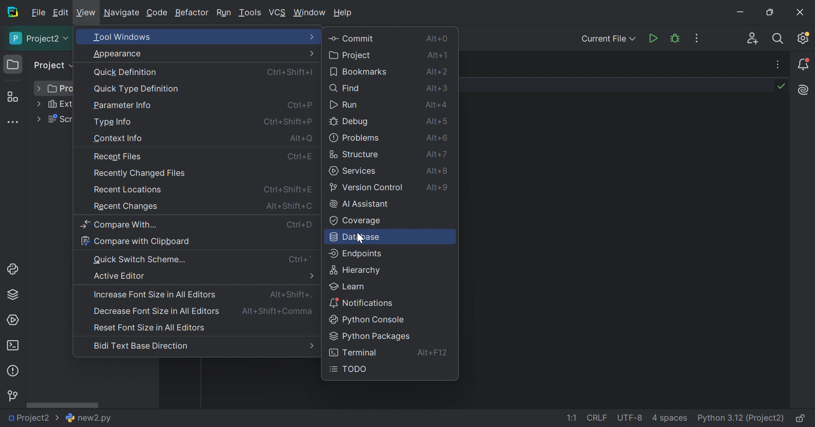  Describe the element at coordinates (118, 54) in the screenshot. I see `Appearance` at that location.